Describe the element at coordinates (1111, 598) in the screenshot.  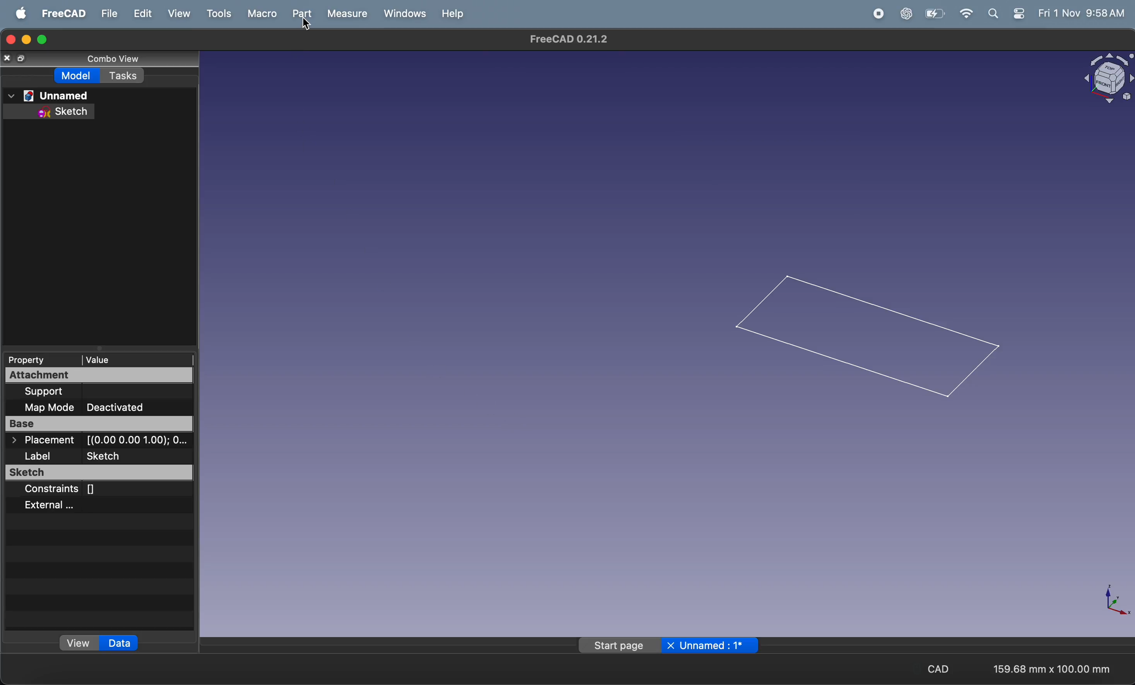
I see `axis` at that location.